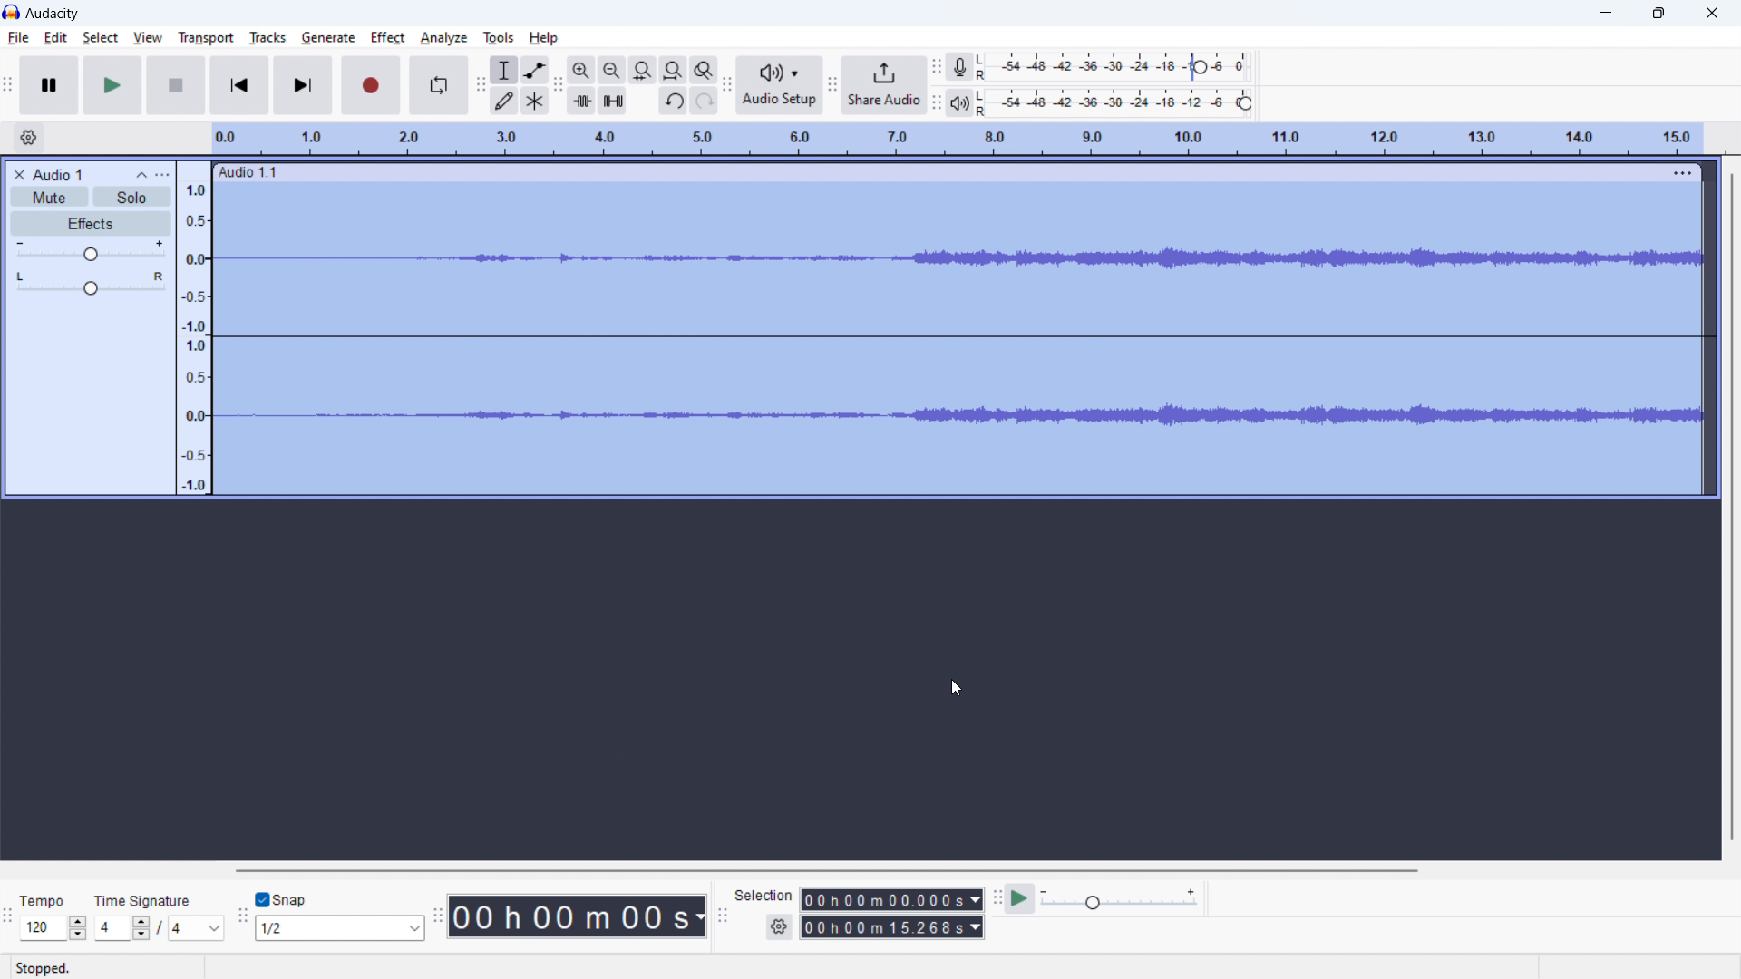 Image resolution: width=1741 pixels, height=979 pixels. What do you see at coordinates (958, 140) in the screenshot?
I see `timeline` at bounding box center [958, 140].